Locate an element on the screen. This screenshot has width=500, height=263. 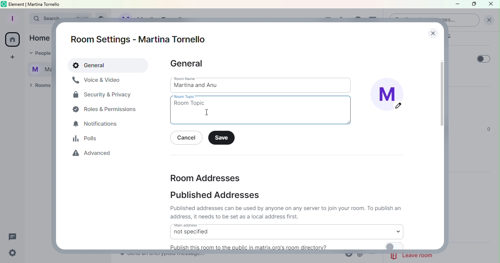
People is located at coordinates (37, 54).